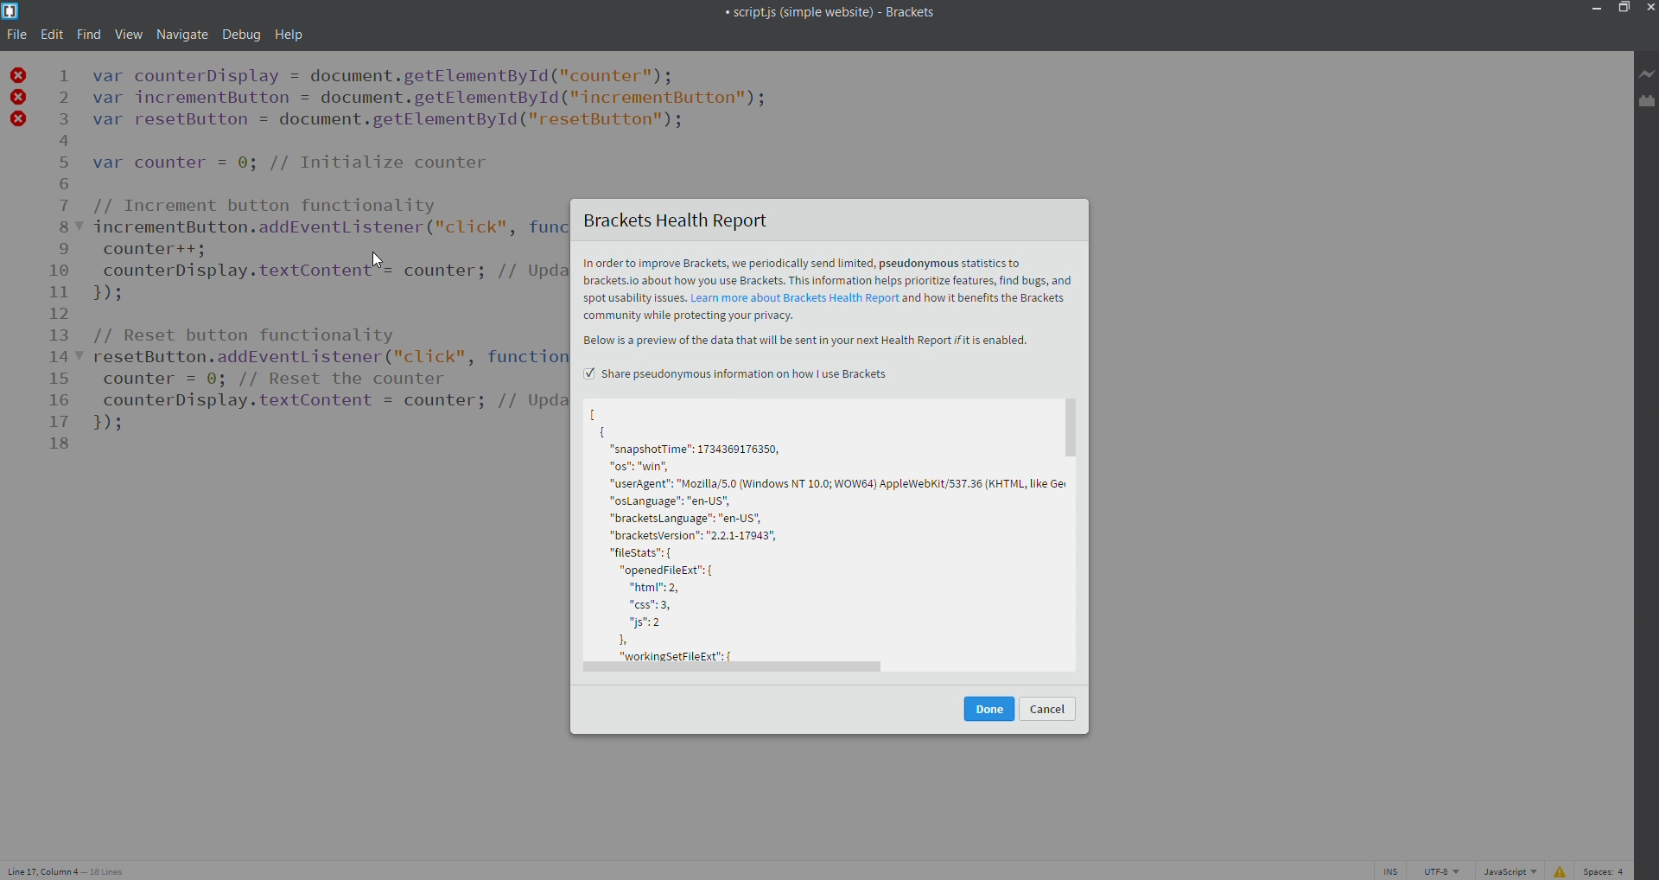 This screenshot has width=1659, height=880. What do you see at coordinates (50, 36) in the screenshot?
I see `edit` at bounding box center [50, 36].